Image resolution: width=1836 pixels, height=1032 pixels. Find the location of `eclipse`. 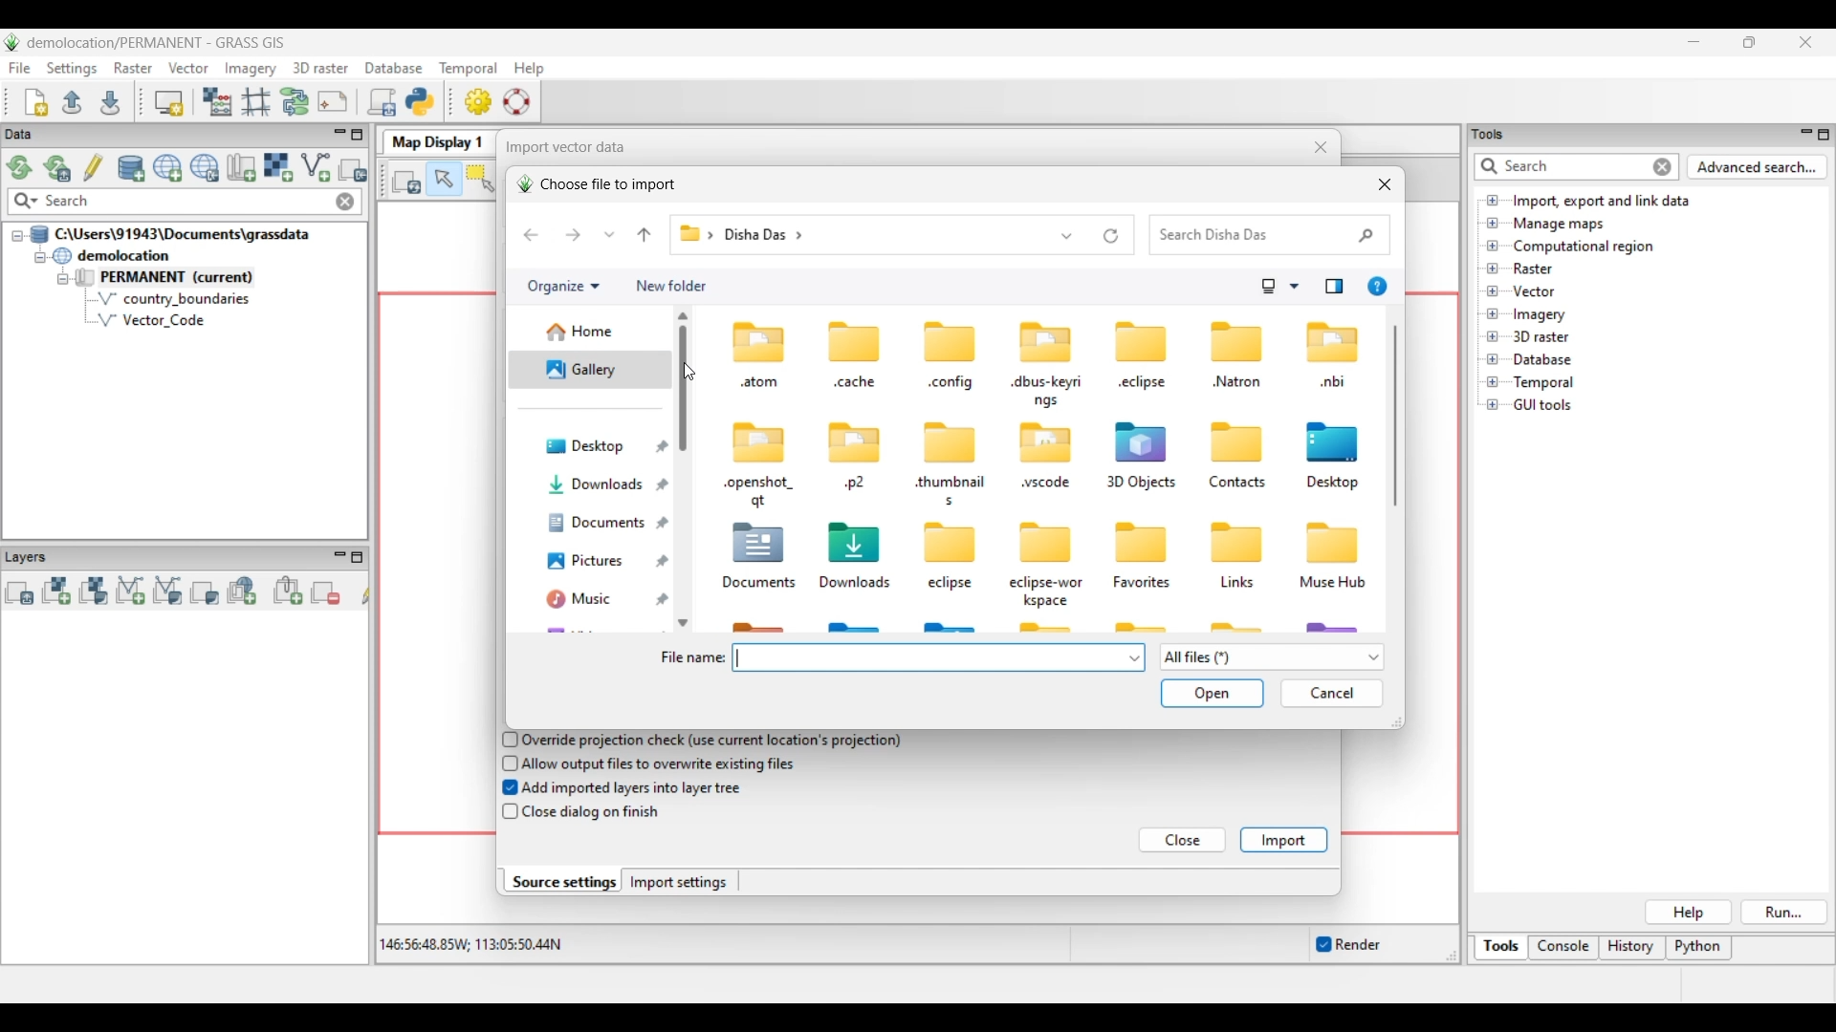

eclipse is located at coordinates (952, 585).